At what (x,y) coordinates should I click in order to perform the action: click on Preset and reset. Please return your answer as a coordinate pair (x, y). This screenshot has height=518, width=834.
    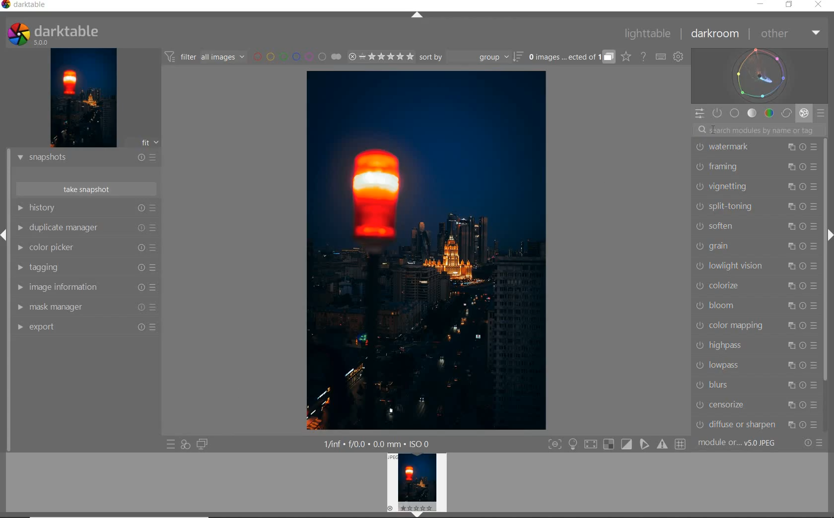
    Looking at the image, I should click on (815, 186).